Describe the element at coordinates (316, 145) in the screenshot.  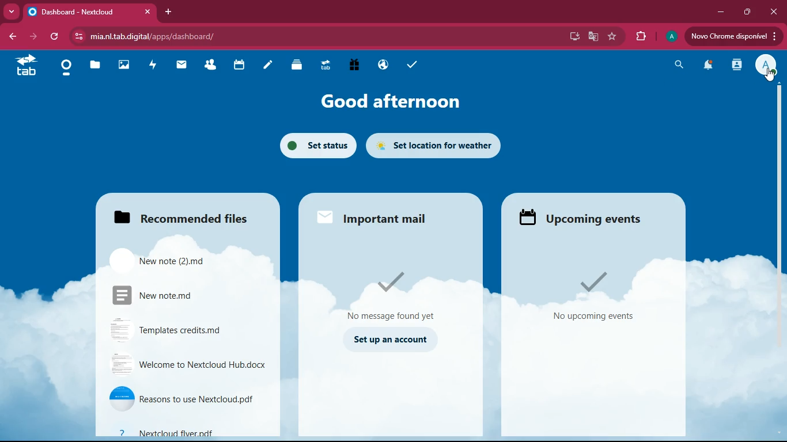
I see `set status` at that location.